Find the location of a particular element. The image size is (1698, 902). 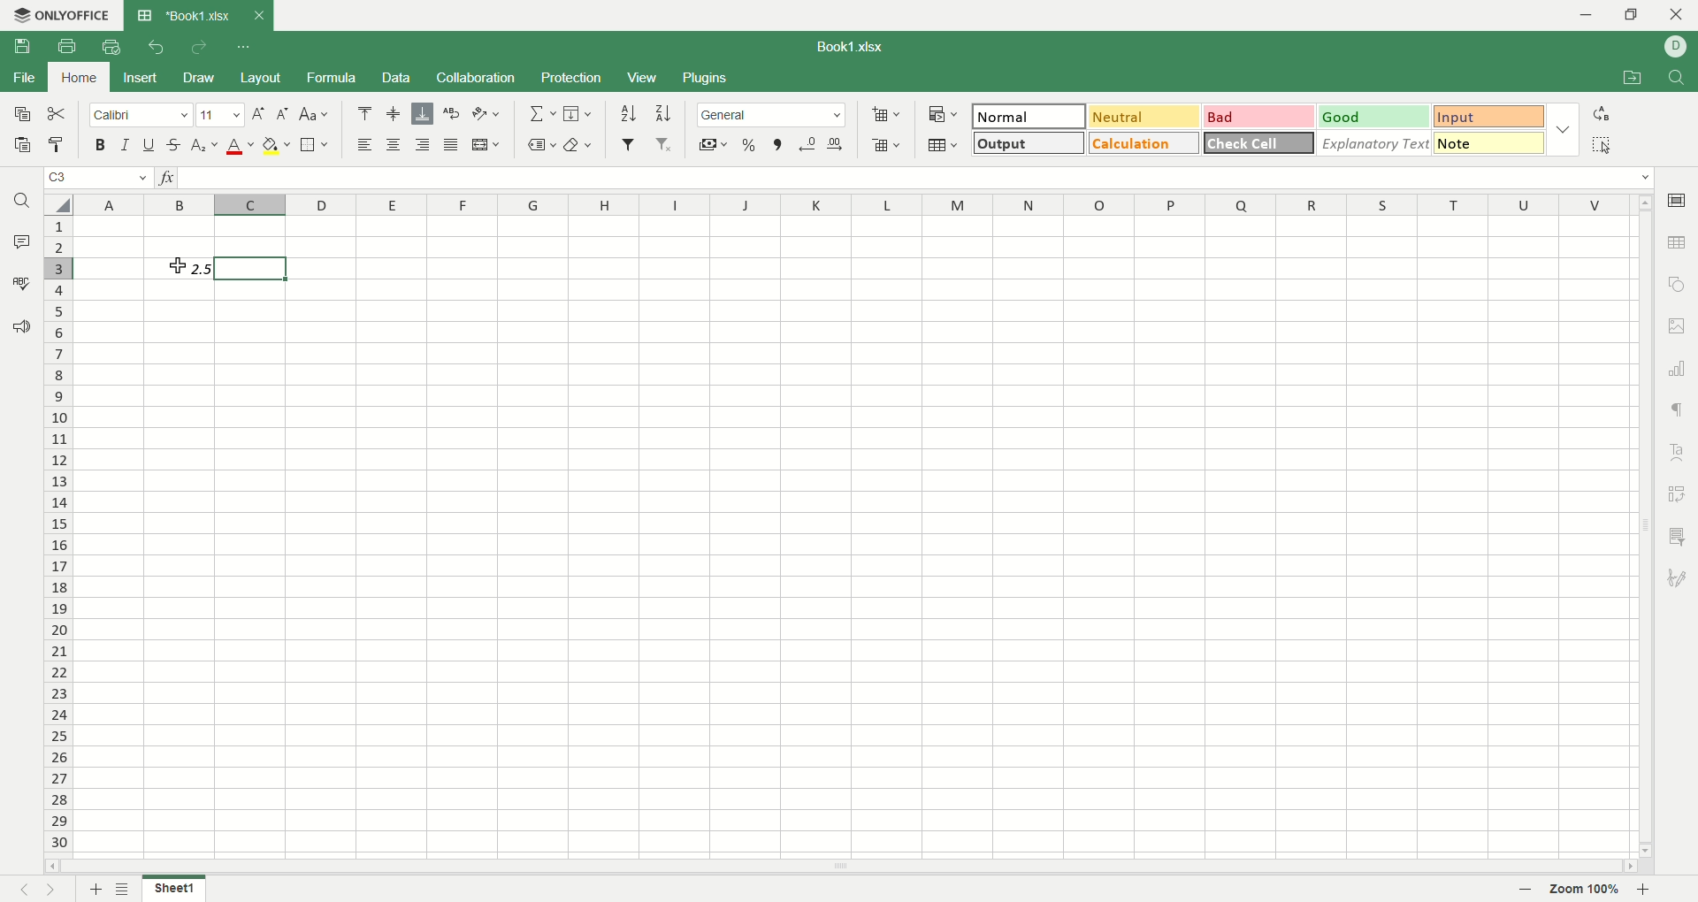

align left is located at coordinates (365, 145).